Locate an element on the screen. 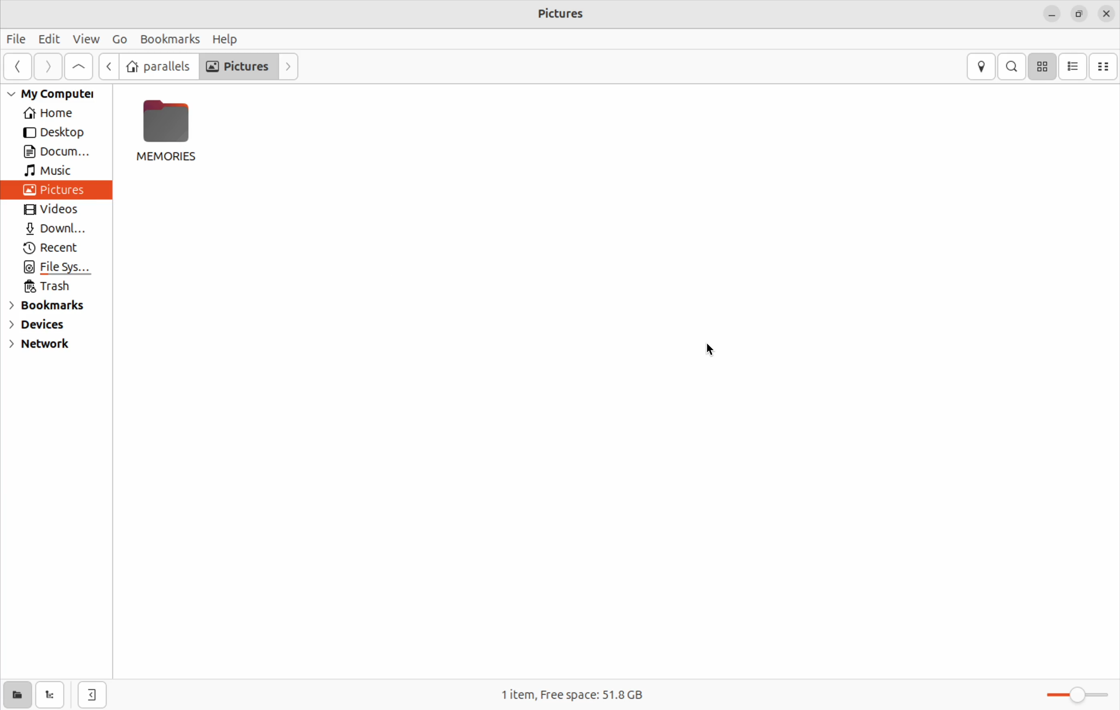  Trash is located at coordinates (49, 286).